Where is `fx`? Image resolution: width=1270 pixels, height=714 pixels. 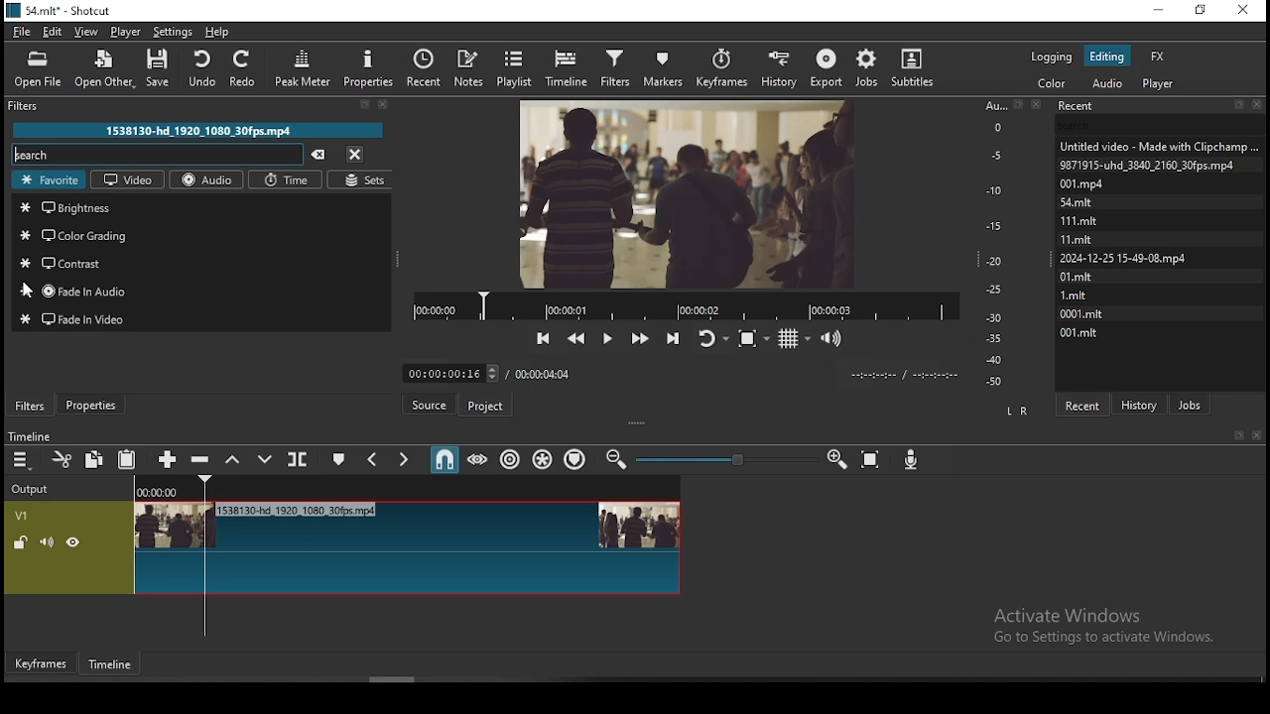 fx is located at coordinates (1158, 56).